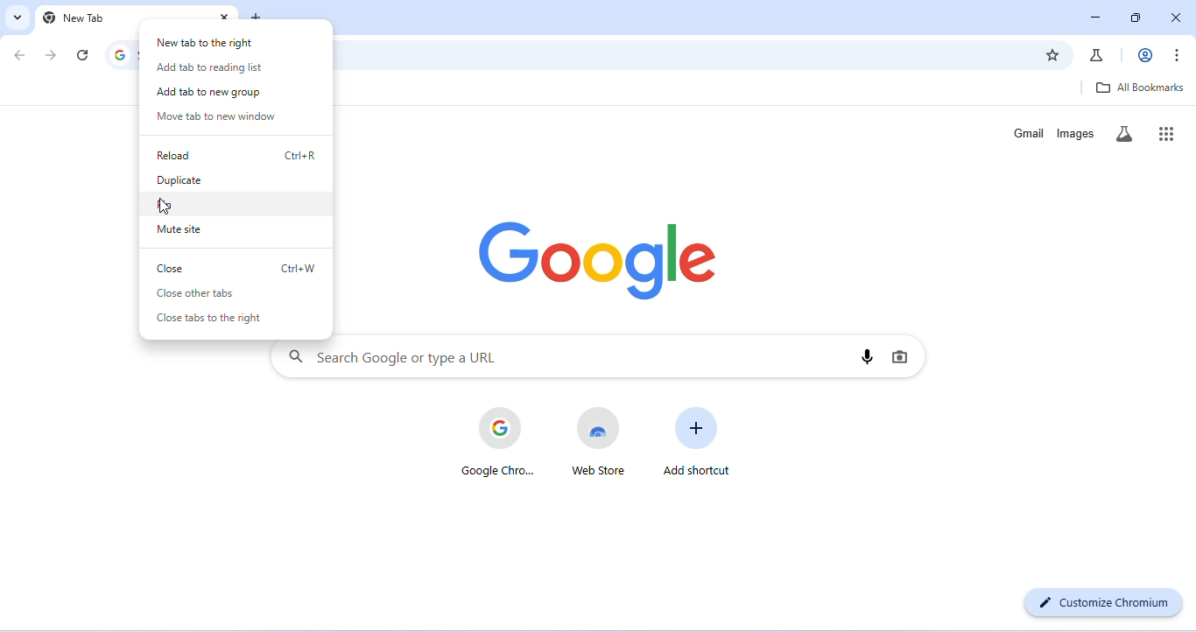 This screenshot has width=1196, height=632. What do you see at coordinates (694, 441) in the screenshot?
I see `add shortcut` at bounding box center [694, 441].